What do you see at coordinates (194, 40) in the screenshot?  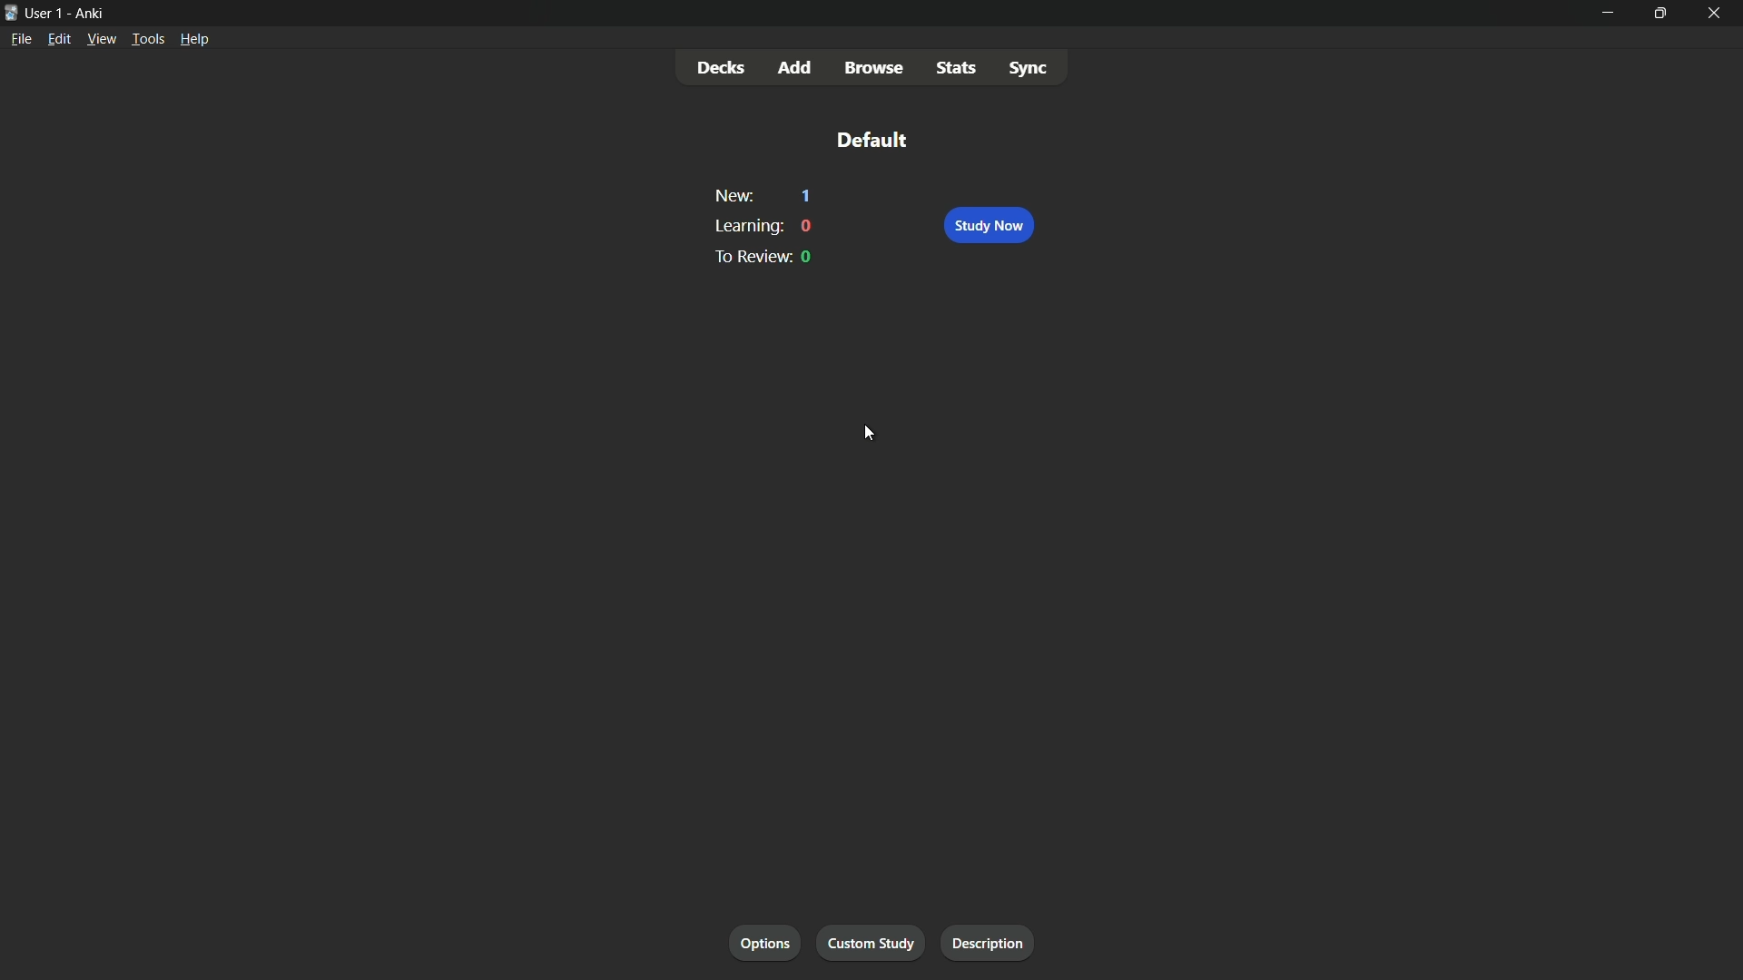 I see `help menu` at bounding box center [194, 40].